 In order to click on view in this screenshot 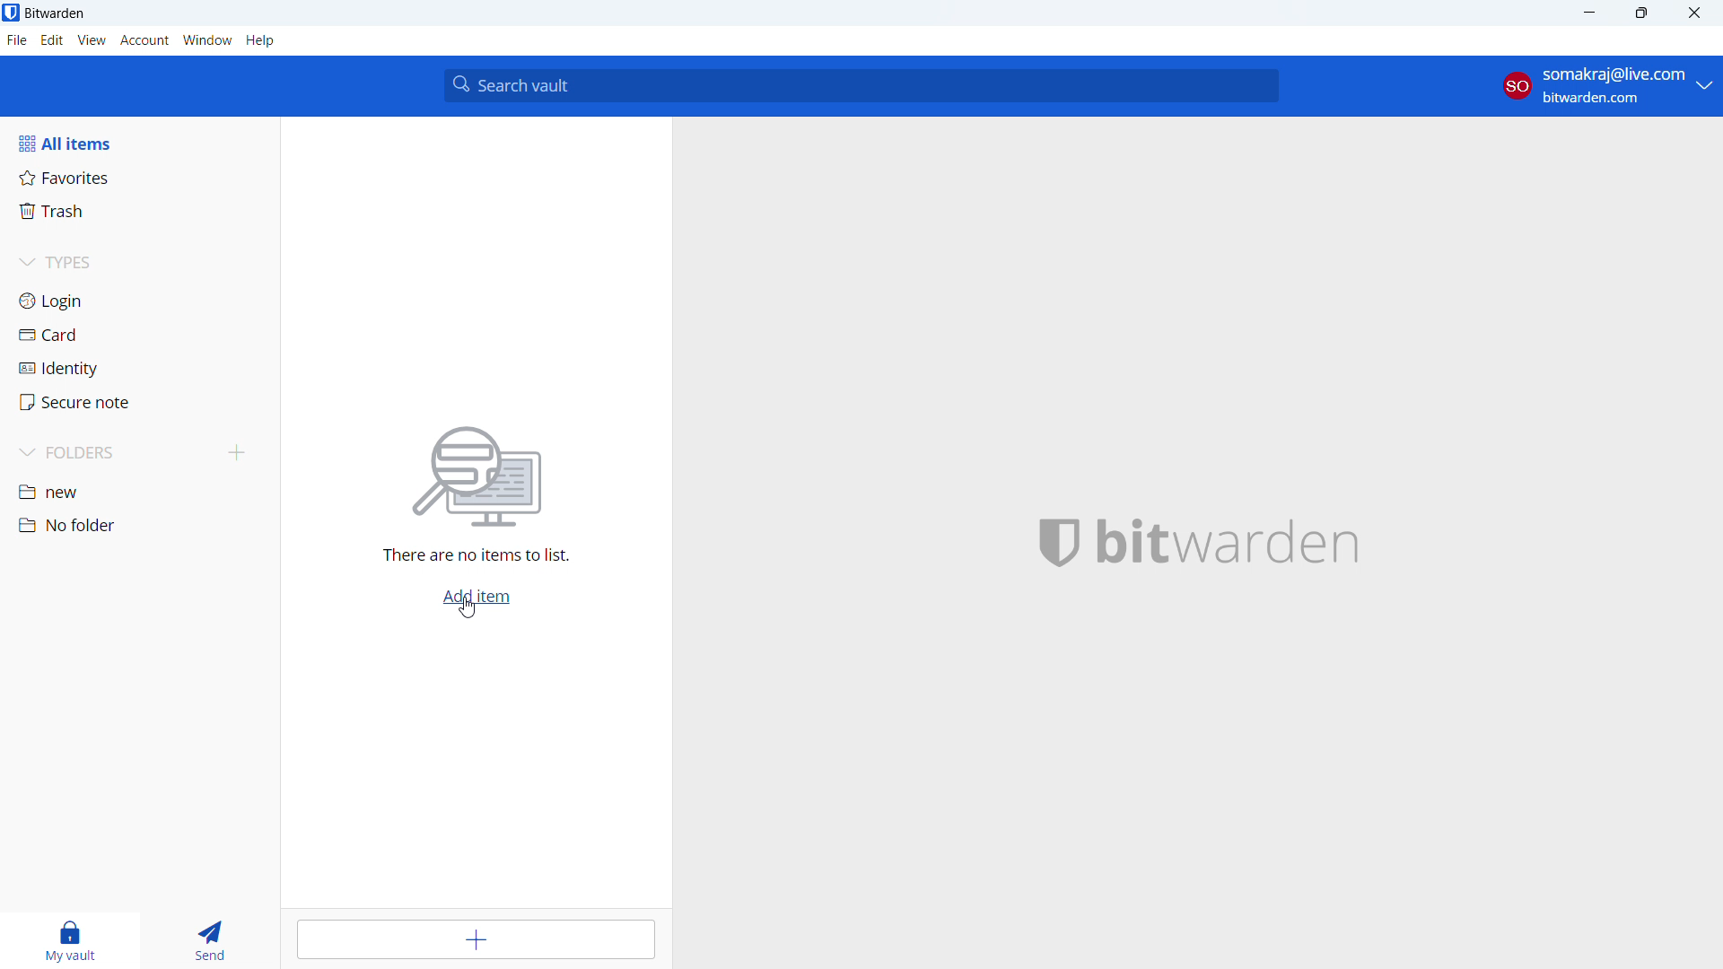, I will do `click(92, 40)`.